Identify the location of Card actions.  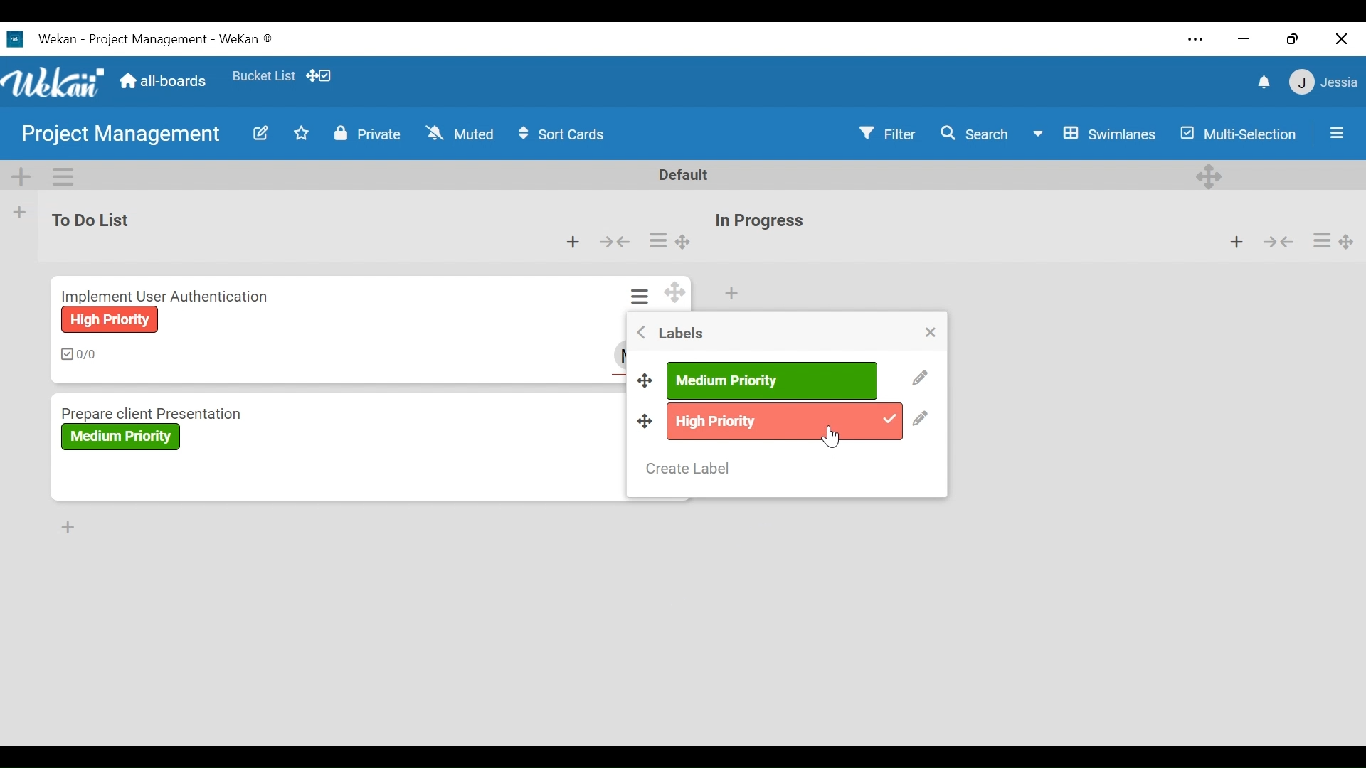
(1320, 241).